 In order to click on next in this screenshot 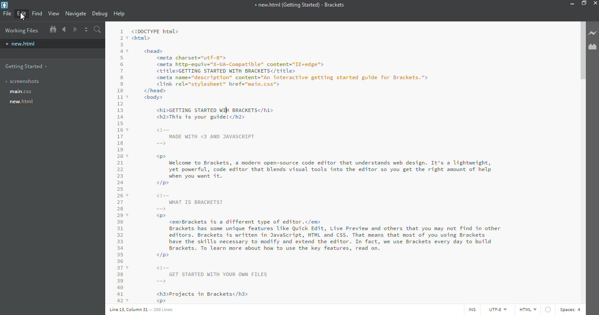, I will do `click(75, 29)`.